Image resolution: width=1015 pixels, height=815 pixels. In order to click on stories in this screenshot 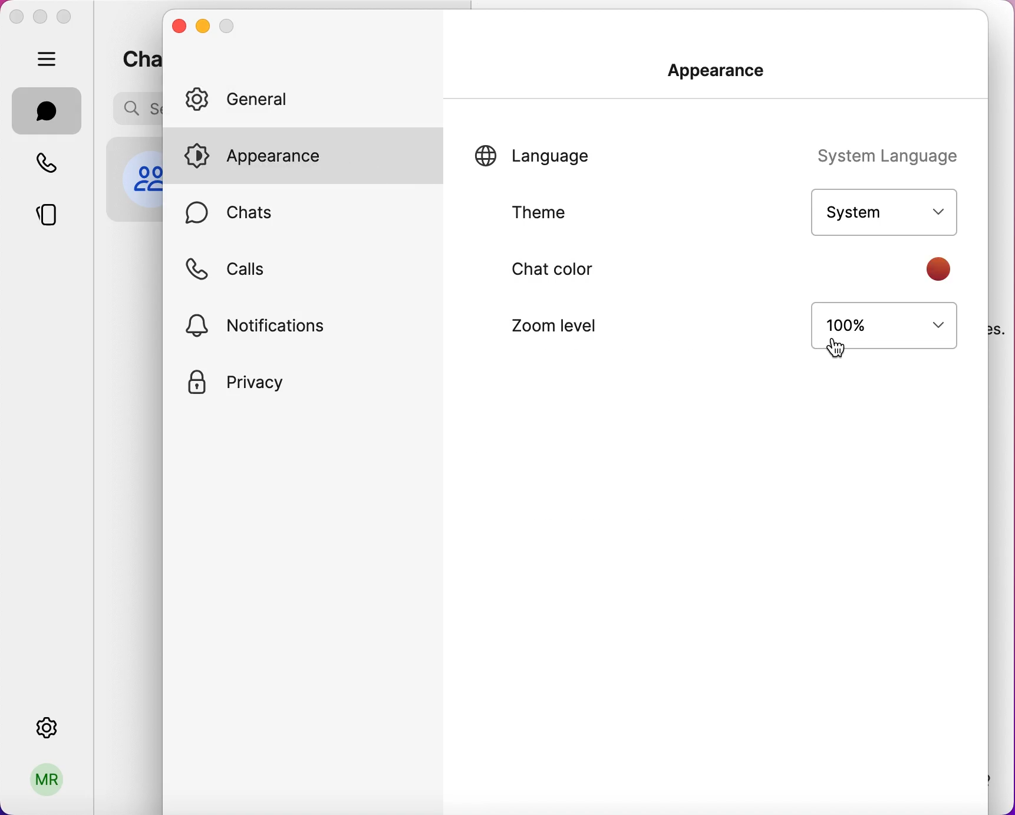, I will do `click(43, 218)`.